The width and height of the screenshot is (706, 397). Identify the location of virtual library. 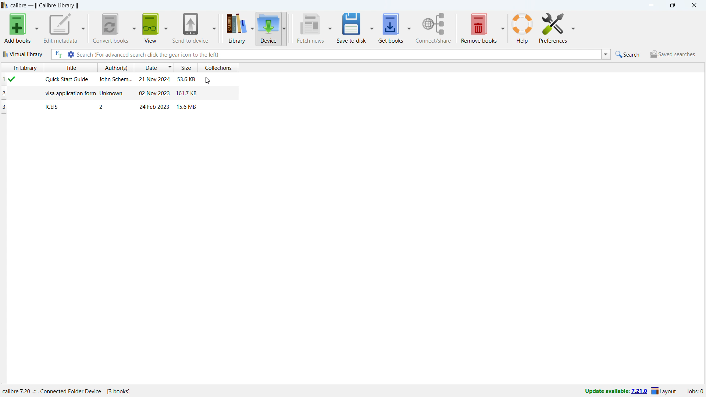
(23, 54).